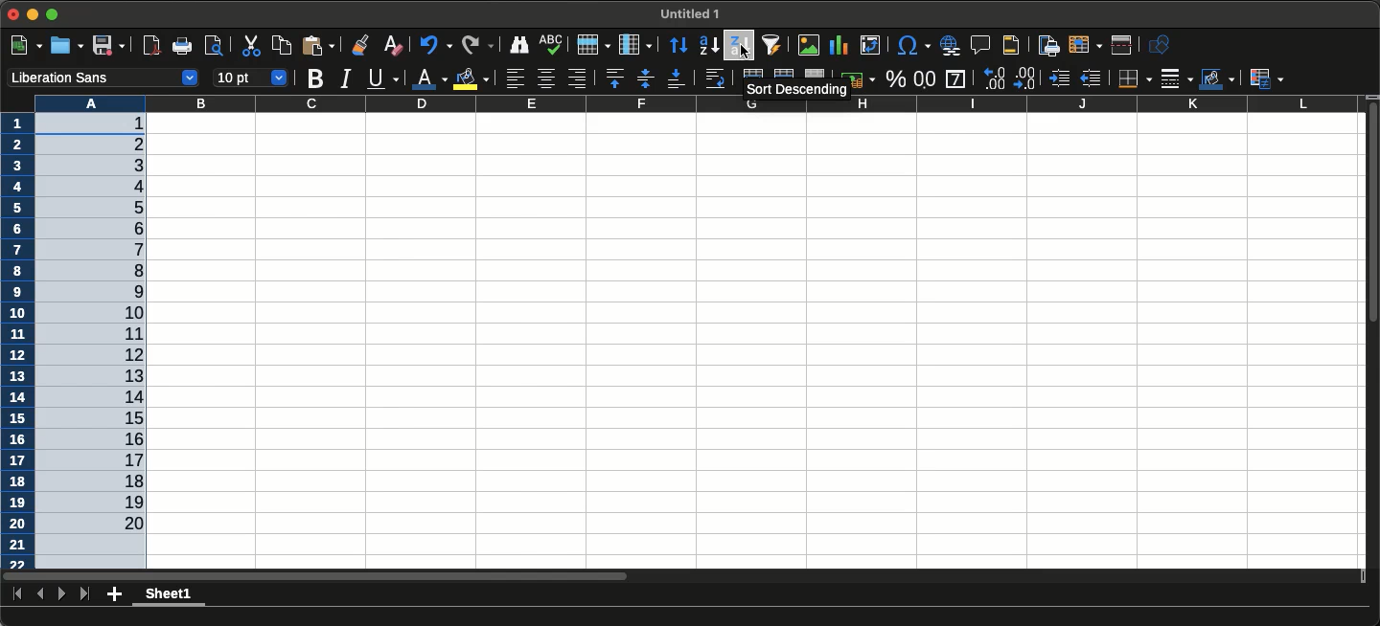  I want to click on Format as percent, so click(895, 78).